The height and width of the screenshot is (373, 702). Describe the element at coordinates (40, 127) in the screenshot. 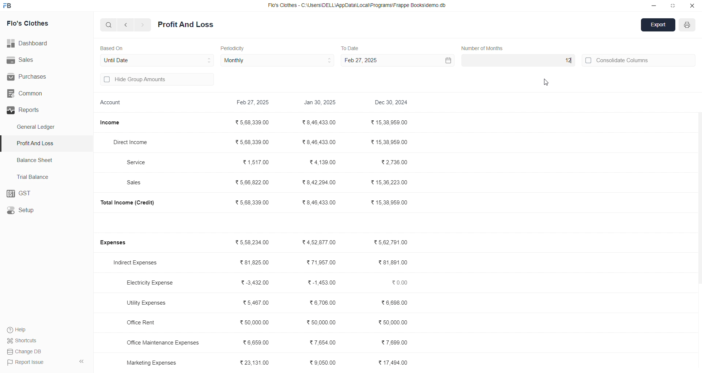

I see `General Ledger` at that location.